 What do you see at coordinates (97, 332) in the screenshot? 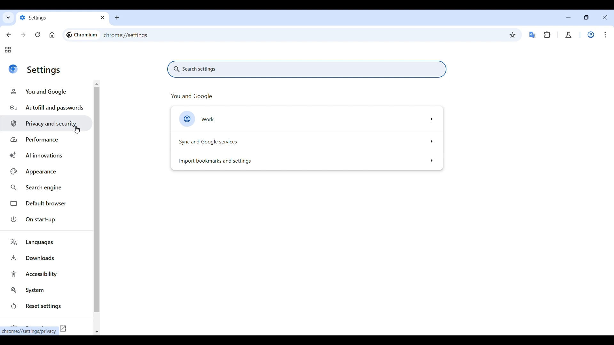
I see `Quick slide to bottom` at bounding box center [97, 332].